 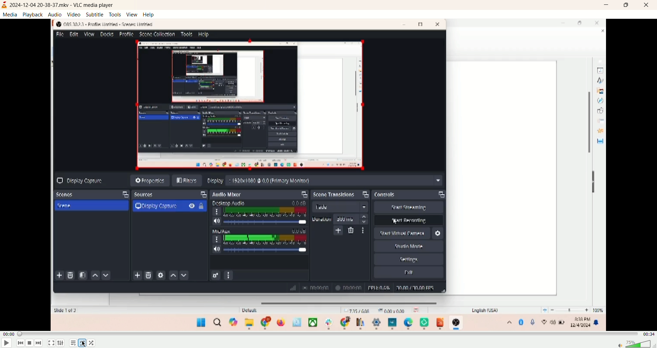 I want to click on next track, so click(x=39, y=343).